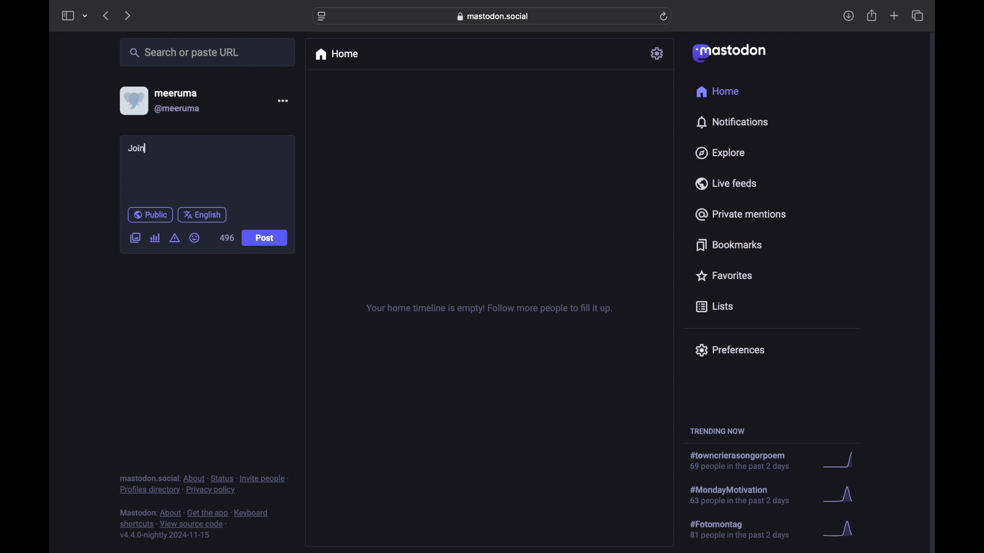 This screenshot has height=553, width=984. I want to click on private mentions, so click(741, 214).